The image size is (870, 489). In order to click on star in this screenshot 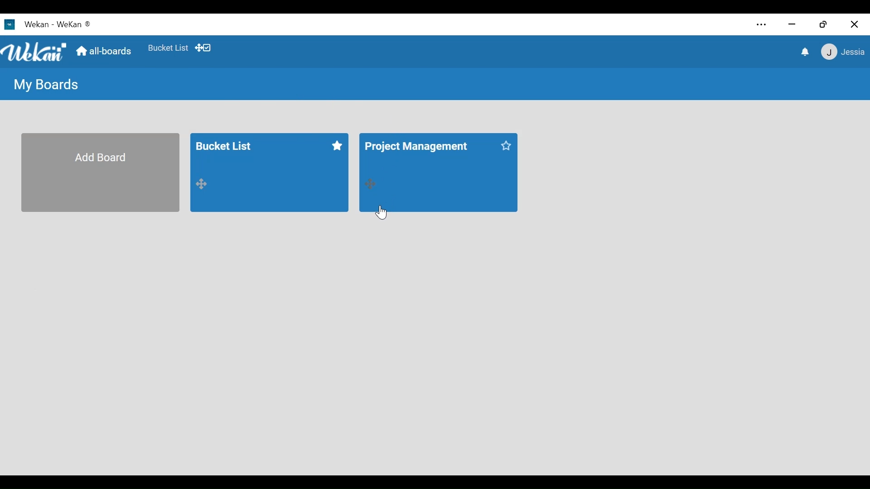, I will do `click(504, 146)`.